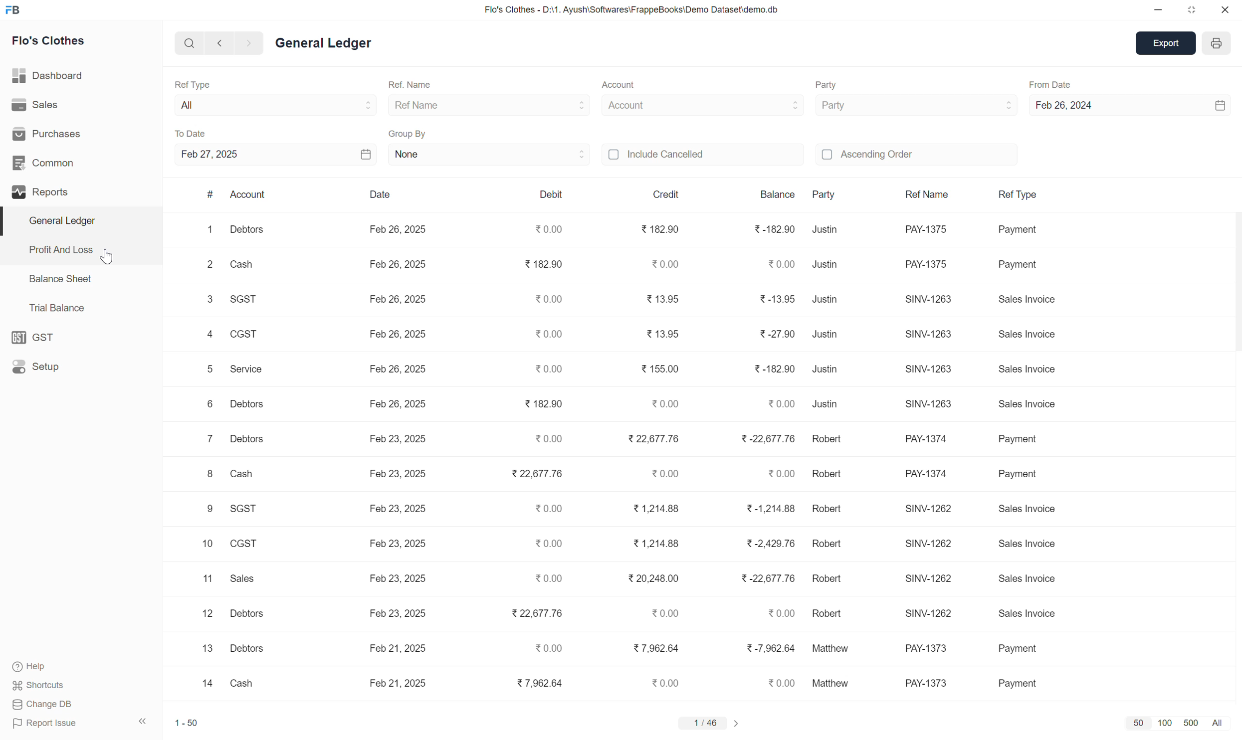  What do you see at coordinates (1218, 103) in the screenshot?
I see `Calendar` at bounding box center [1218, 103].